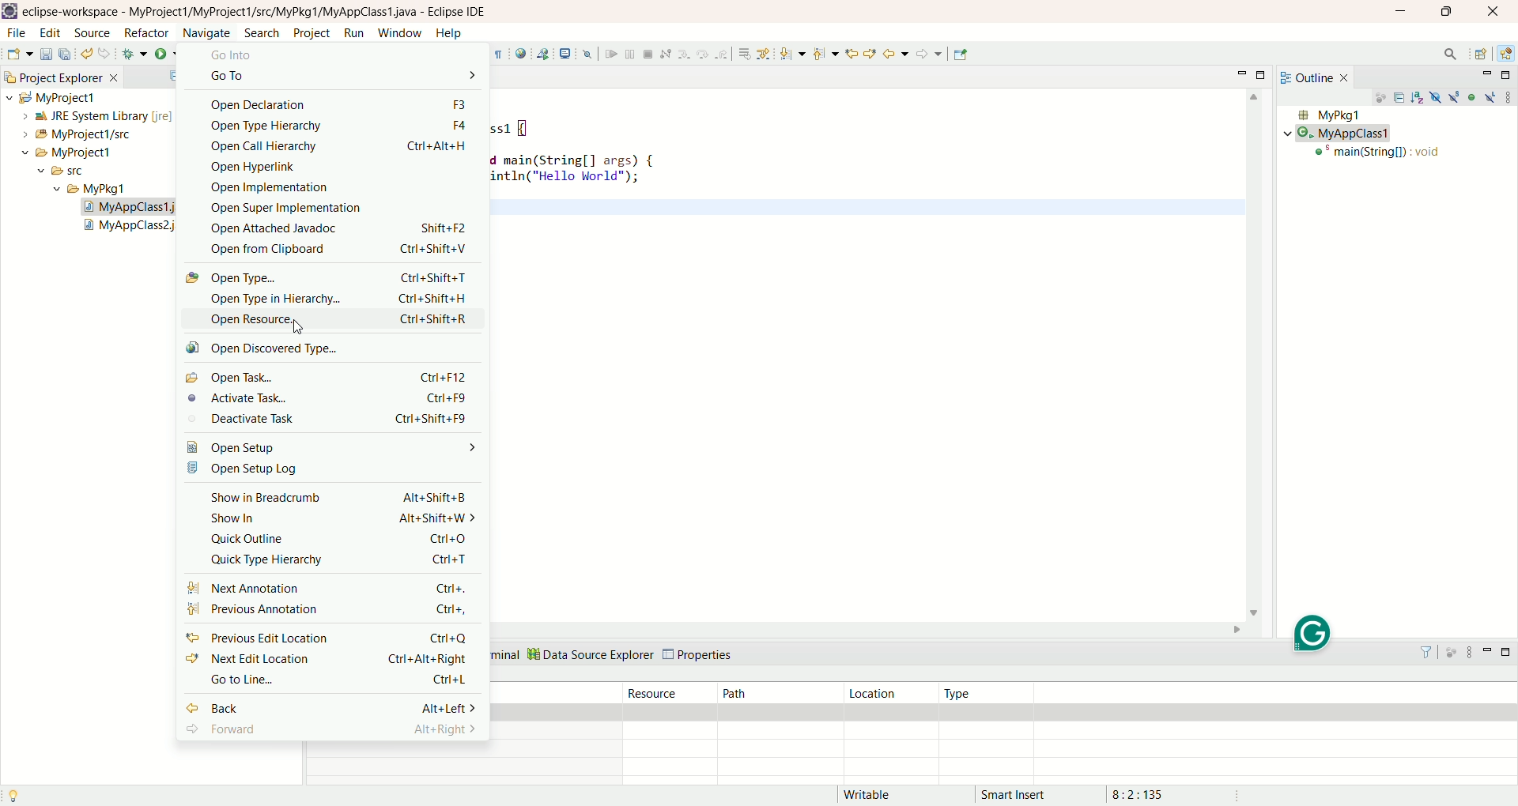  Describe the element at coordinates (168, 55) in the screenshot. I see `run` at that location.